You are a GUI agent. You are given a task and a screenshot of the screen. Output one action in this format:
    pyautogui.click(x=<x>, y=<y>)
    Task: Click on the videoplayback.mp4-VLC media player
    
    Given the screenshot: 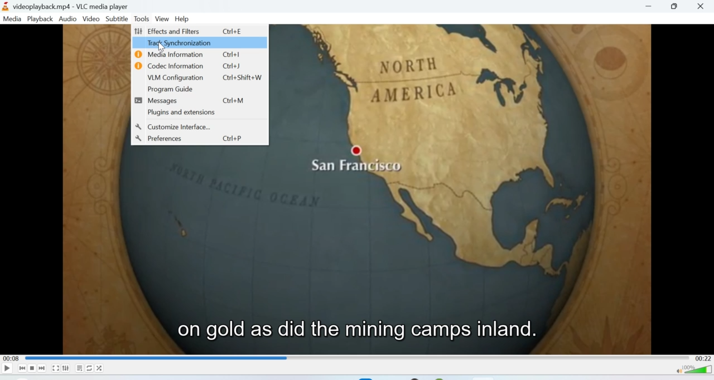 What is the action you would take?
    pyautogui.click(x=67, y=7)
    